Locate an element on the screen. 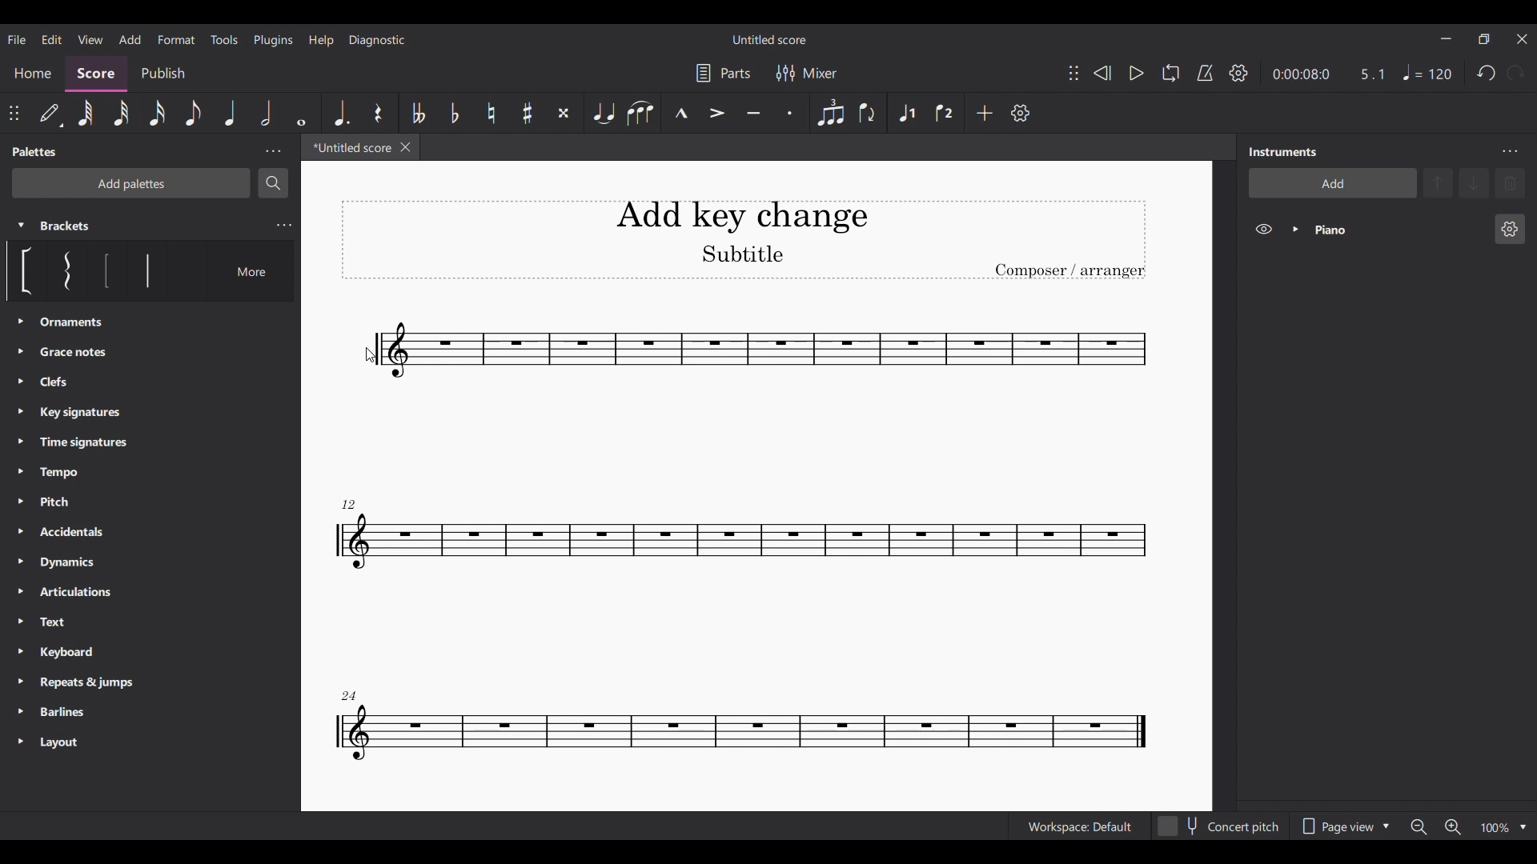 This screenshot has width=1537, height=864. Close interface is located at coordinates (1521, 39).